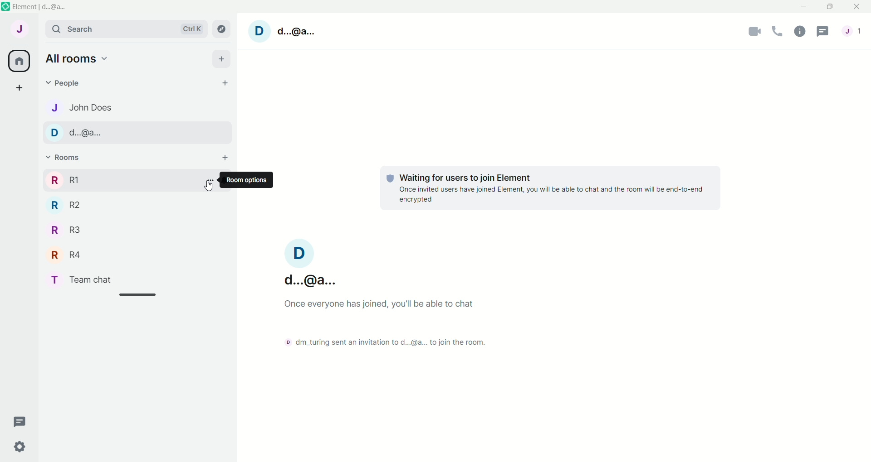 The image size is (871, 462). I want to click on add, so click(224, 157).